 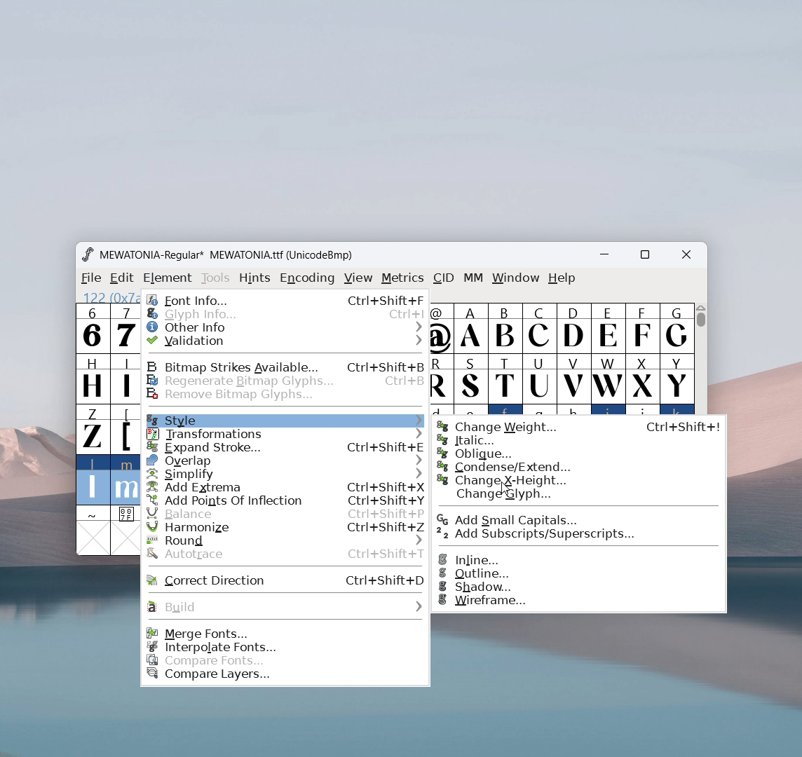 I want to click on ~, so click(x=93, y=514).